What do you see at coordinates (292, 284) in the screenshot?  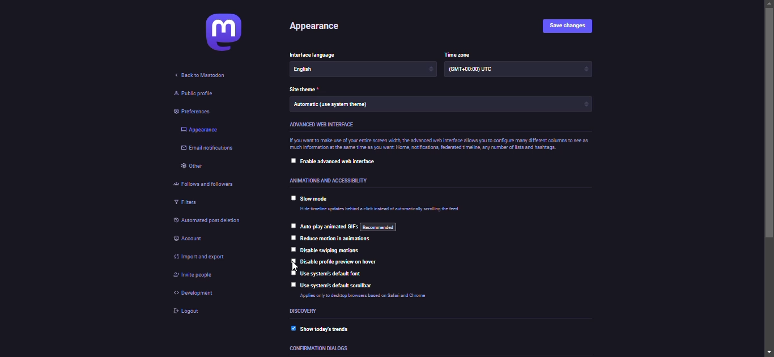 I see `click to select` at bounding box center [292, 284].